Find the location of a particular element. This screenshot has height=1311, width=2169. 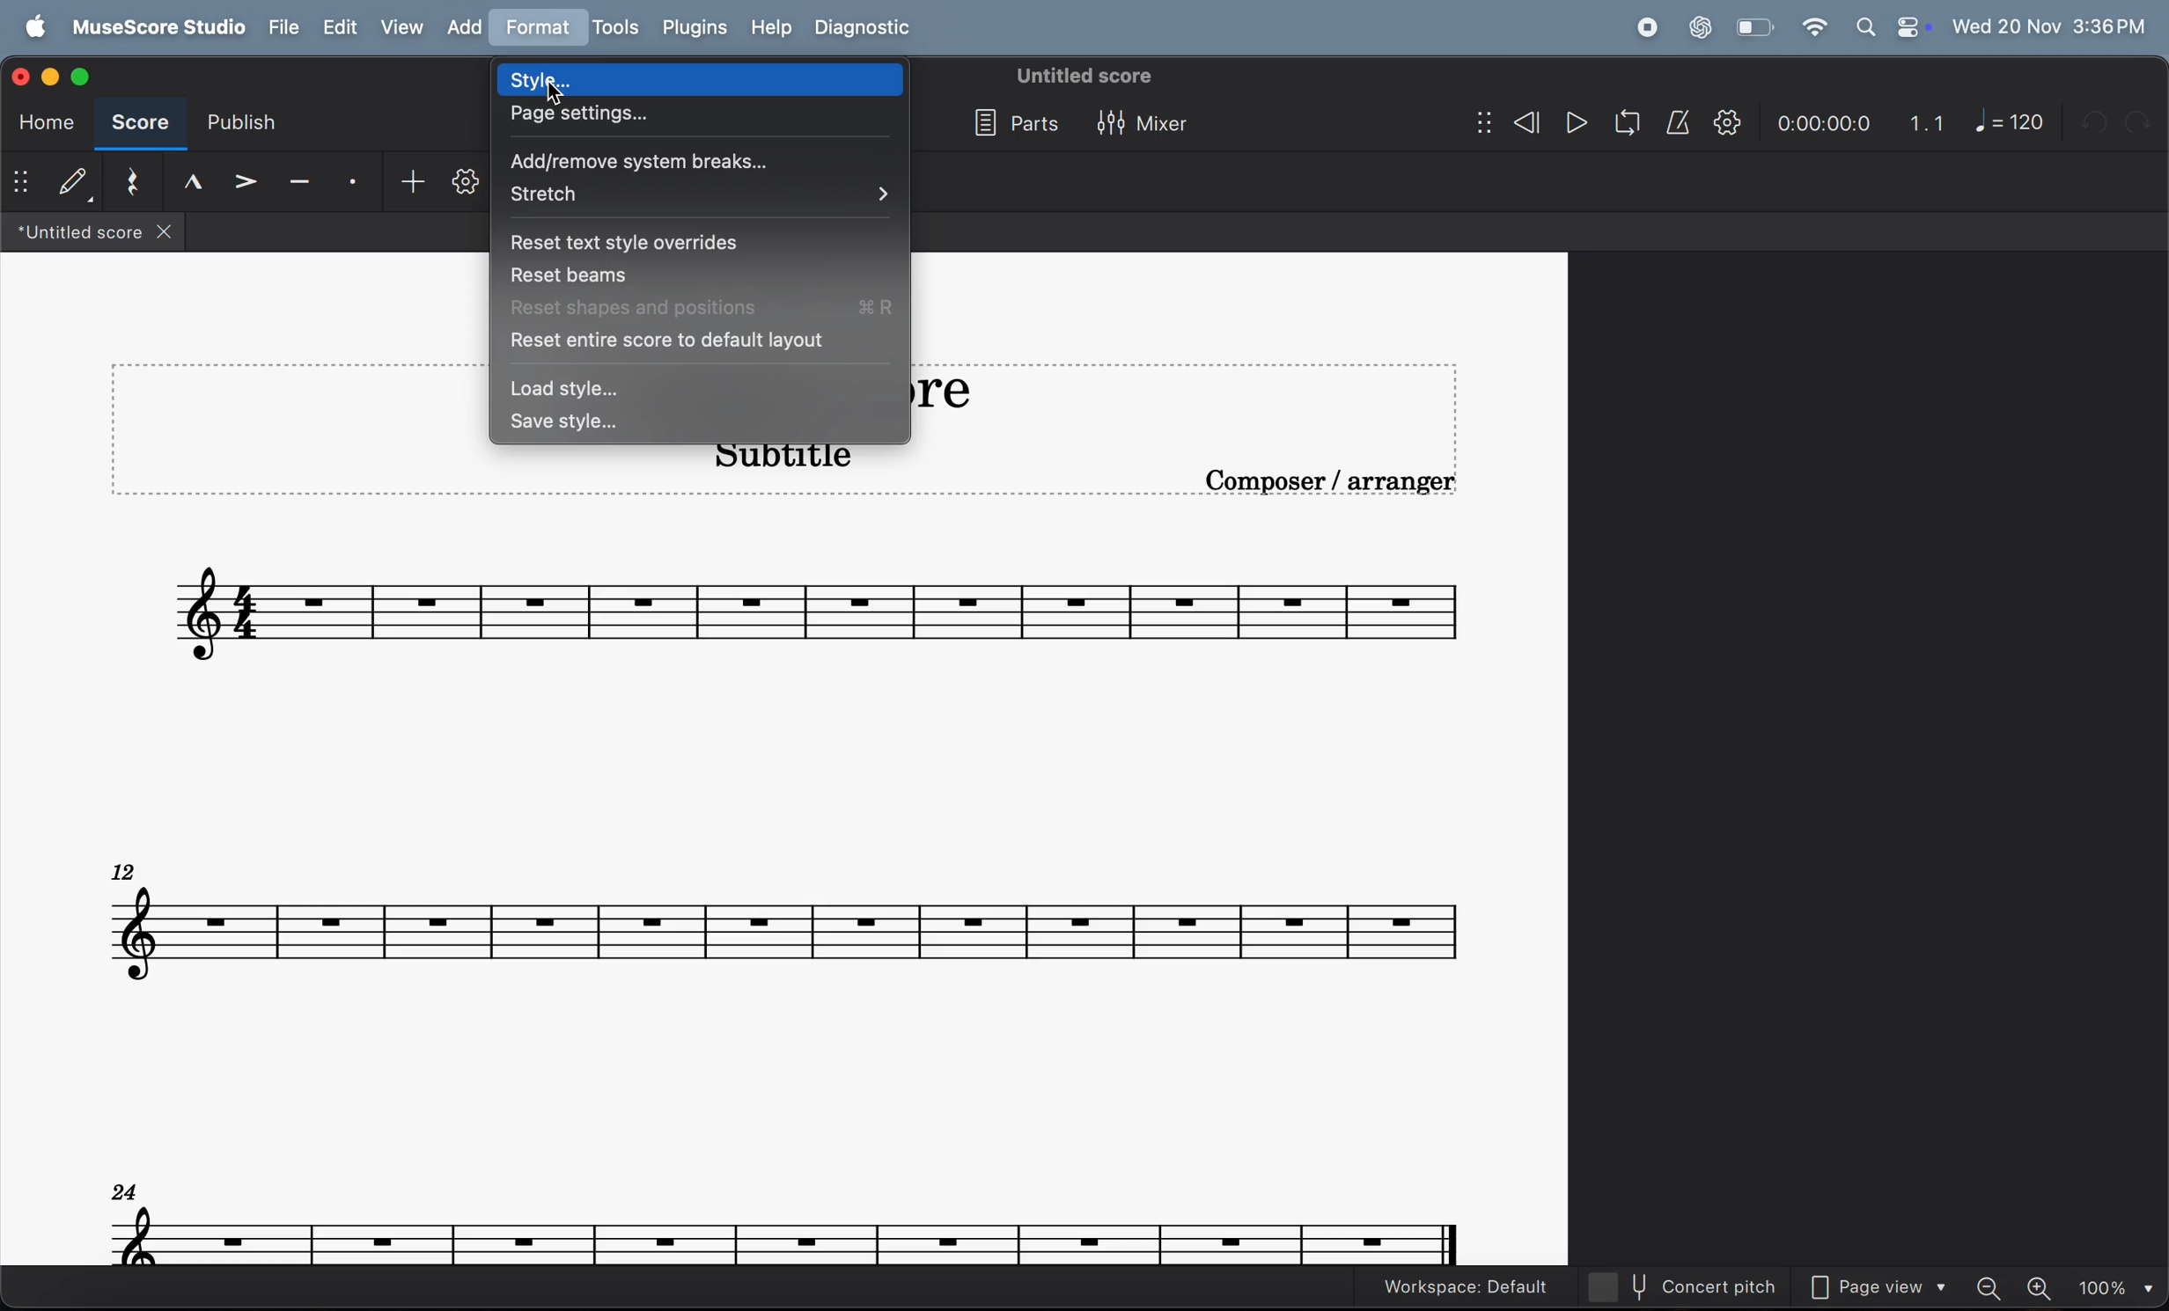

reset text style overrides is located at coordinates (707, 243).